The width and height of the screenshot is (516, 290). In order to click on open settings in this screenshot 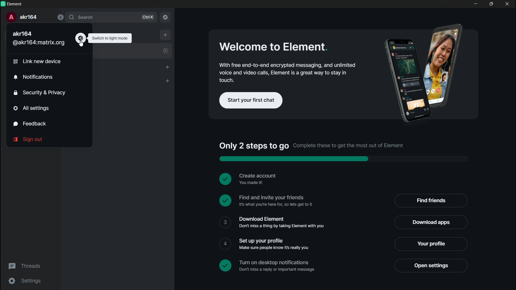, I will do `click(431, 266)`.